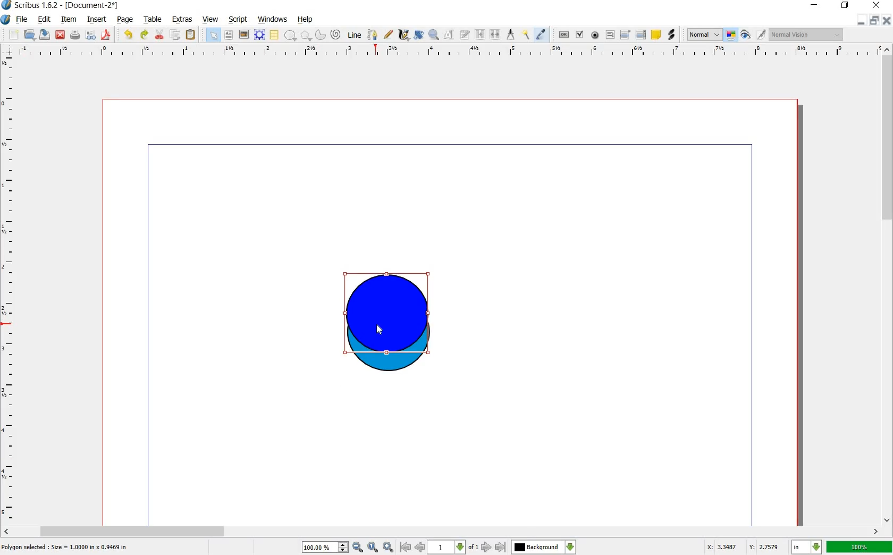  I want to click on select item, so click(213, 35).